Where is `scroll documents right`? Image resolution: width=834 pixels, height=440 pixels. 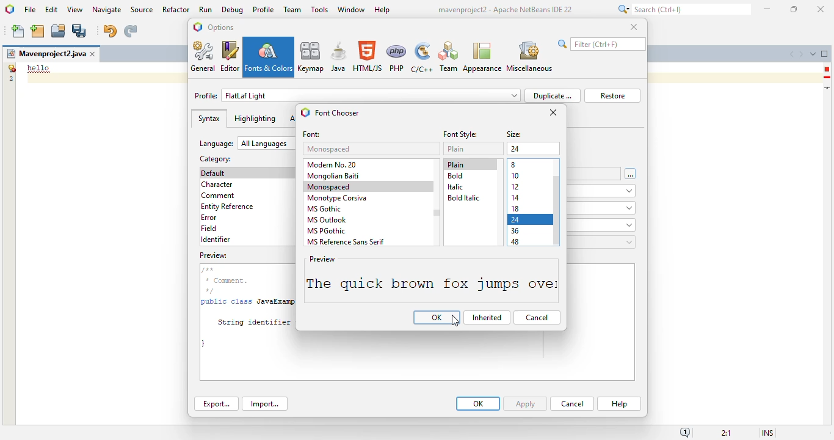 scroll documents right is located at coordinates (800, 54).